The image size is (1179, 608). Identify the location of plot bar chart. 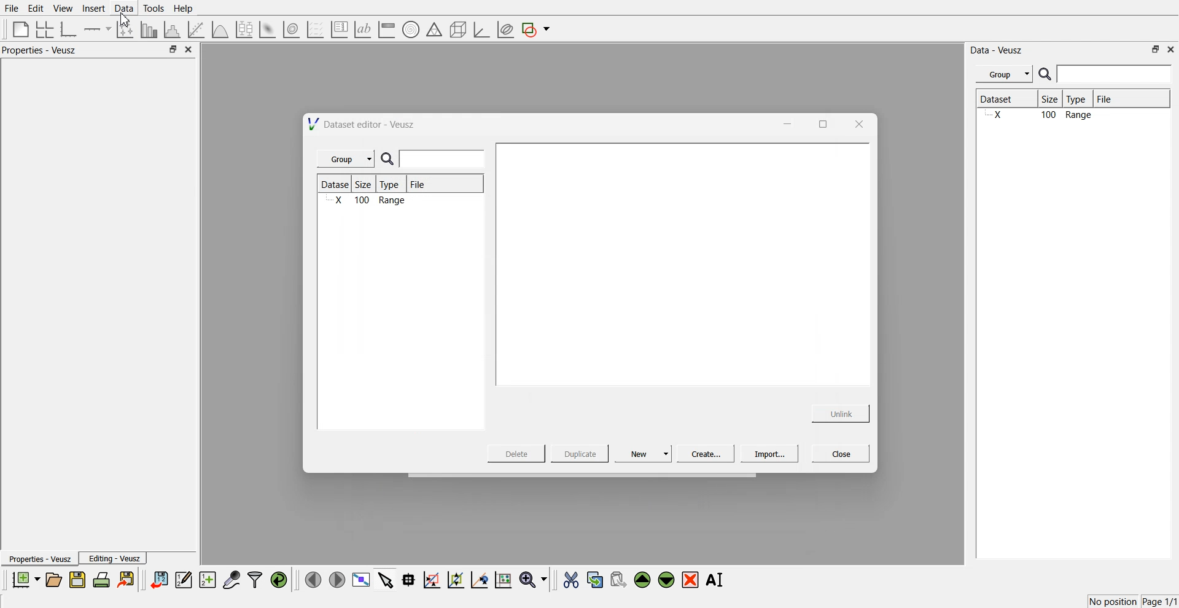
(149, 30).